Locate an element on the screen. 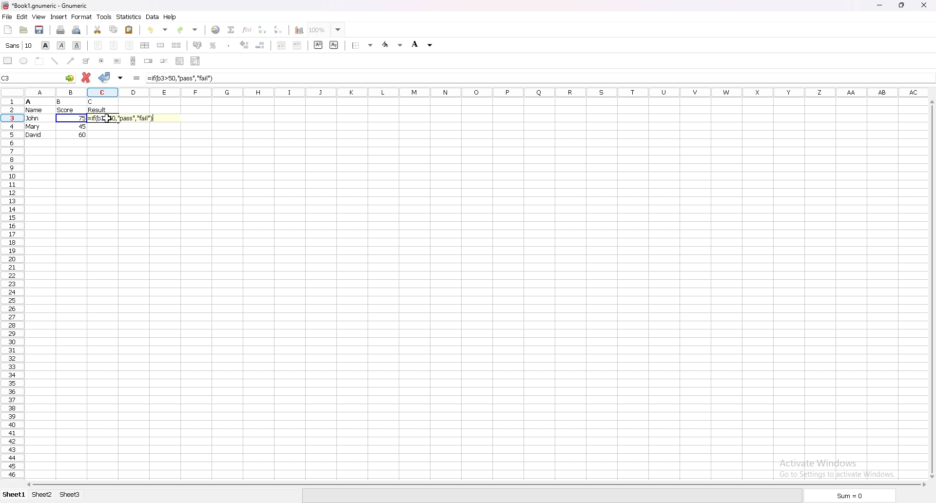 The width and height of the screenshot is (936, 503). bold is located at coordinates (46, 45).